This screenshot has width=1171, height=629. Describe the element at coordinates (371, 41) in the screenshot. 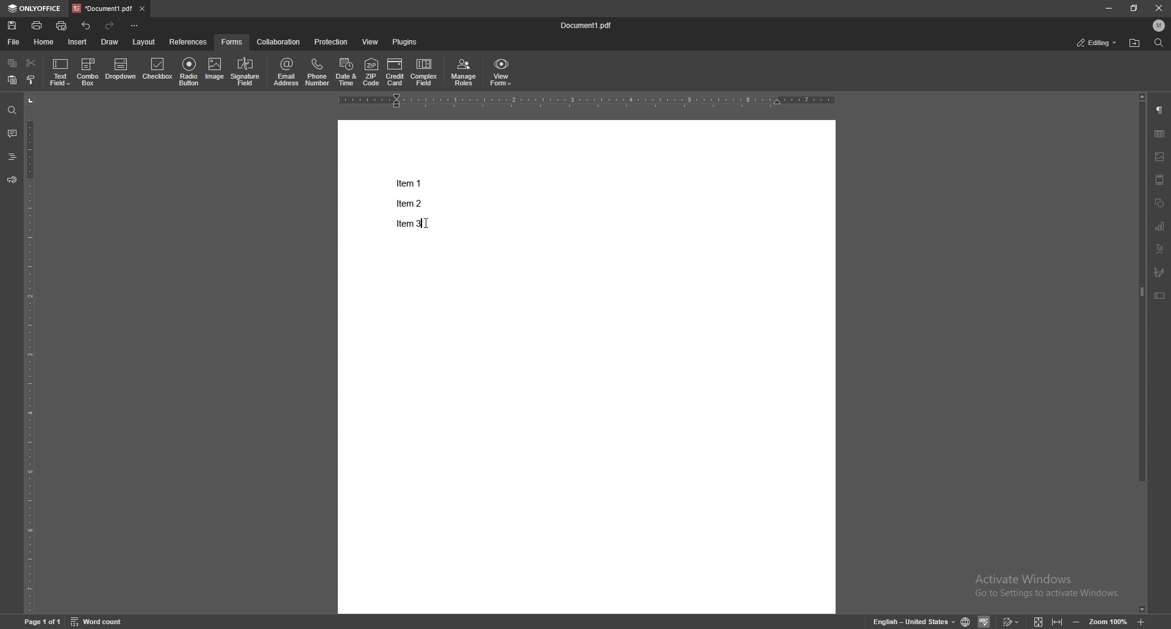

I see `view` at that location.